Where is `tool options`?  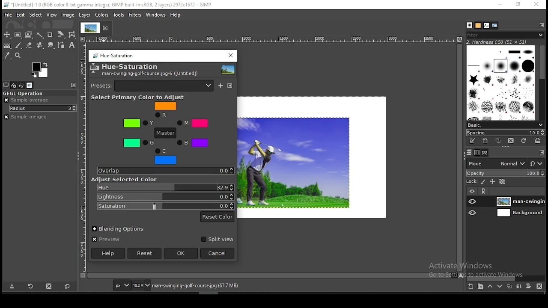
tool options is located at coordinates (6, 85).